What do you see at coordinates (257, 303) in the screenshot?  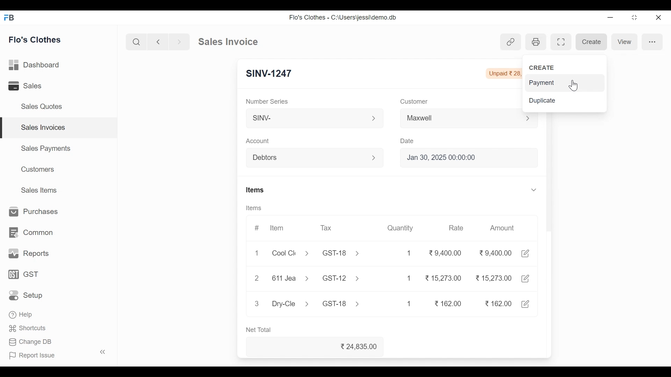 I see `3` at bounding box center [257, 303].